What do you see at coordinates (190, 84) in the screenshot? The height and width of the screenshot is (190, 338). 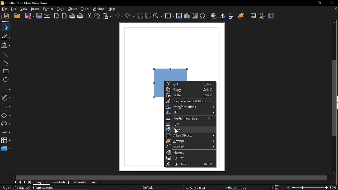 I see `cut` at bounding box center [190, 84].